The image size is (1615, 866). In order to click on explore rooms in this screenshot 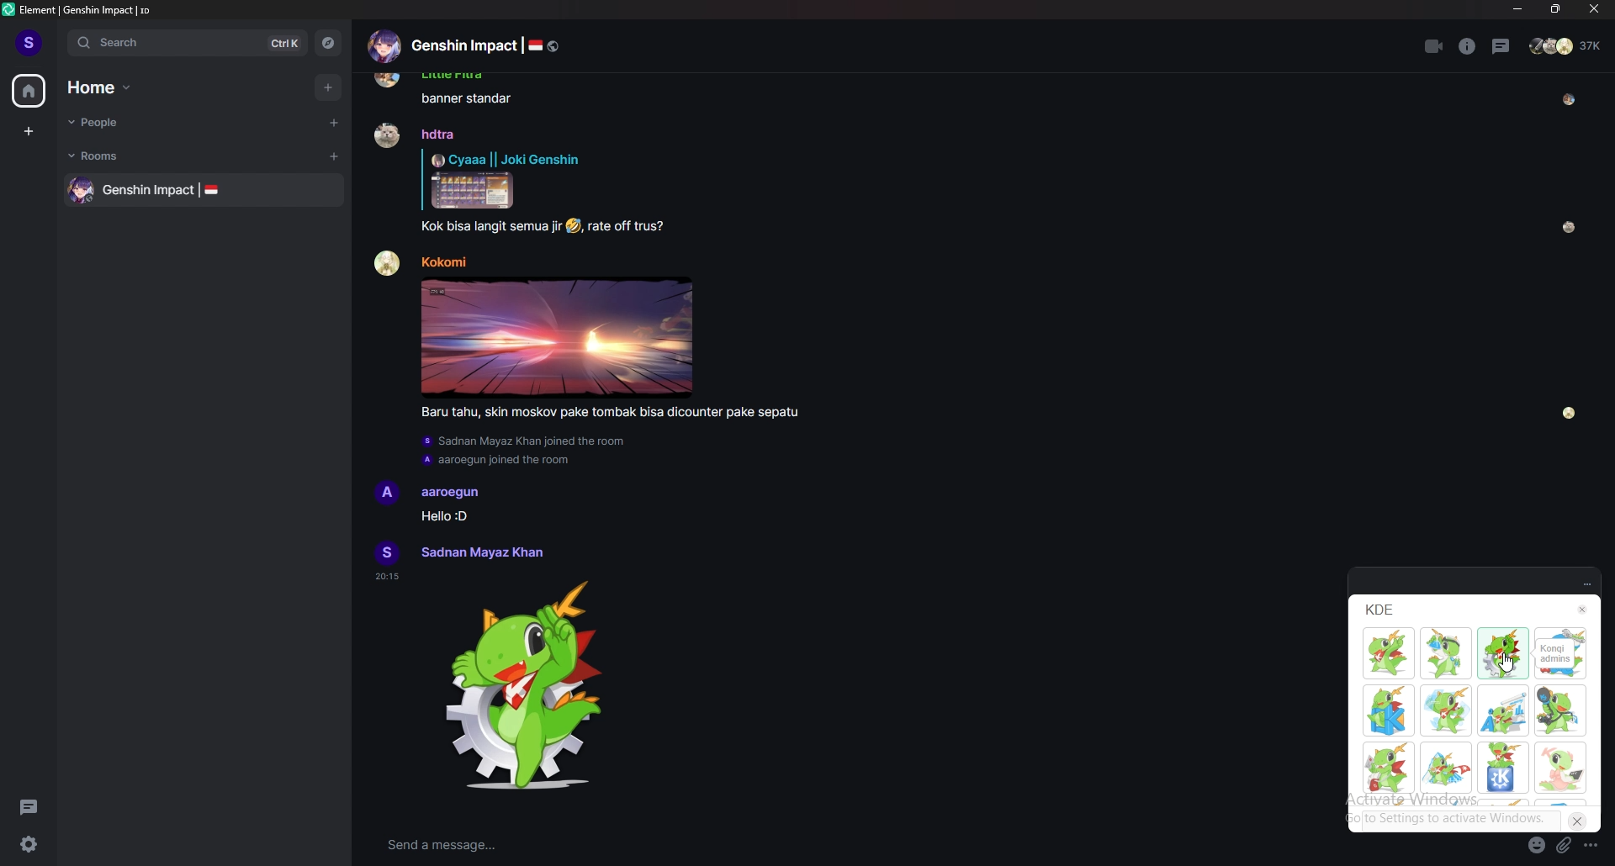, I will do `click(326, 43)`.